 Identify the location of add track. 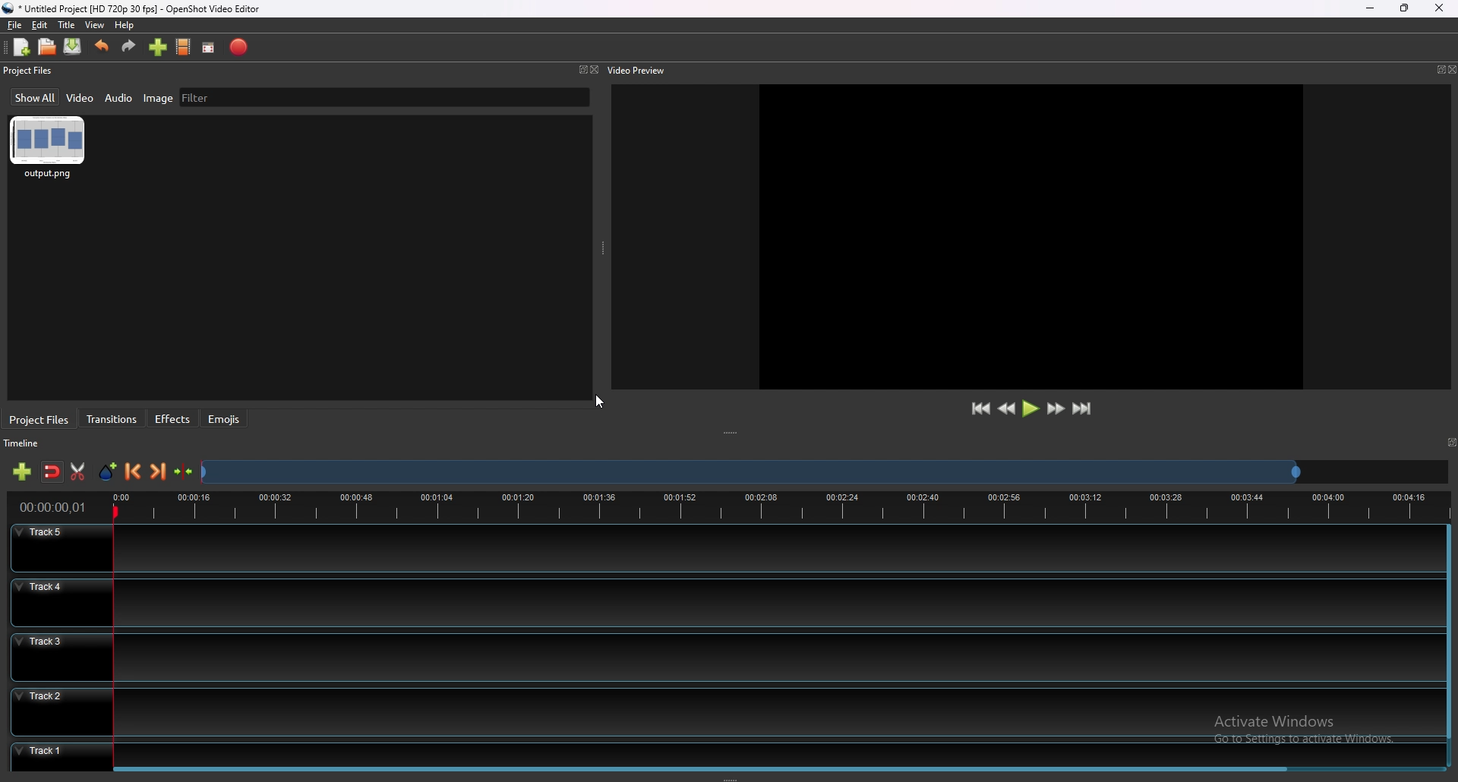
(22, 471).